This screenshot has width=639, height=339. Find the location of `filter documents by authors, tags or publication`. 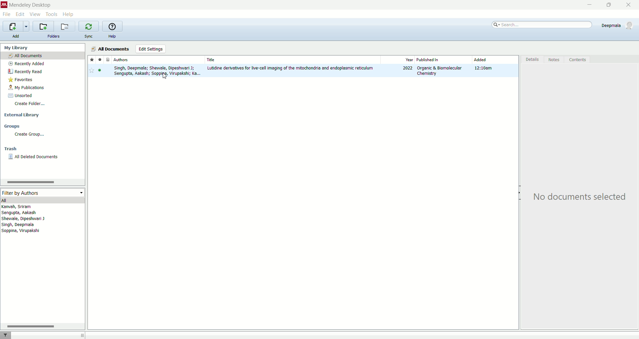

filter documents by authors, tags or publication is located at coordinates (10, 335).